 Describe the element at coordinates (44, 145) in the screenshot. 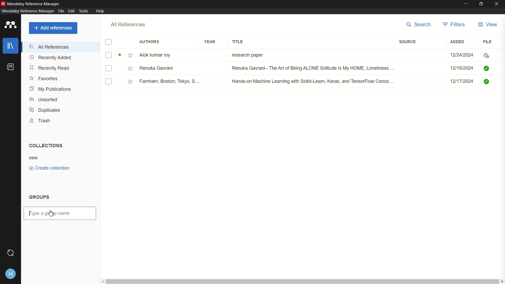

I see `collections` at that location.